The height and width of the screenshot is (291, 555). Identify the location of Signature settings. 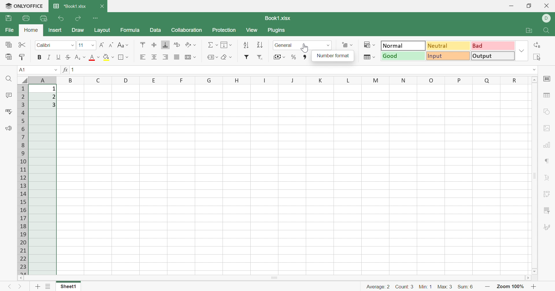
(548, 228).